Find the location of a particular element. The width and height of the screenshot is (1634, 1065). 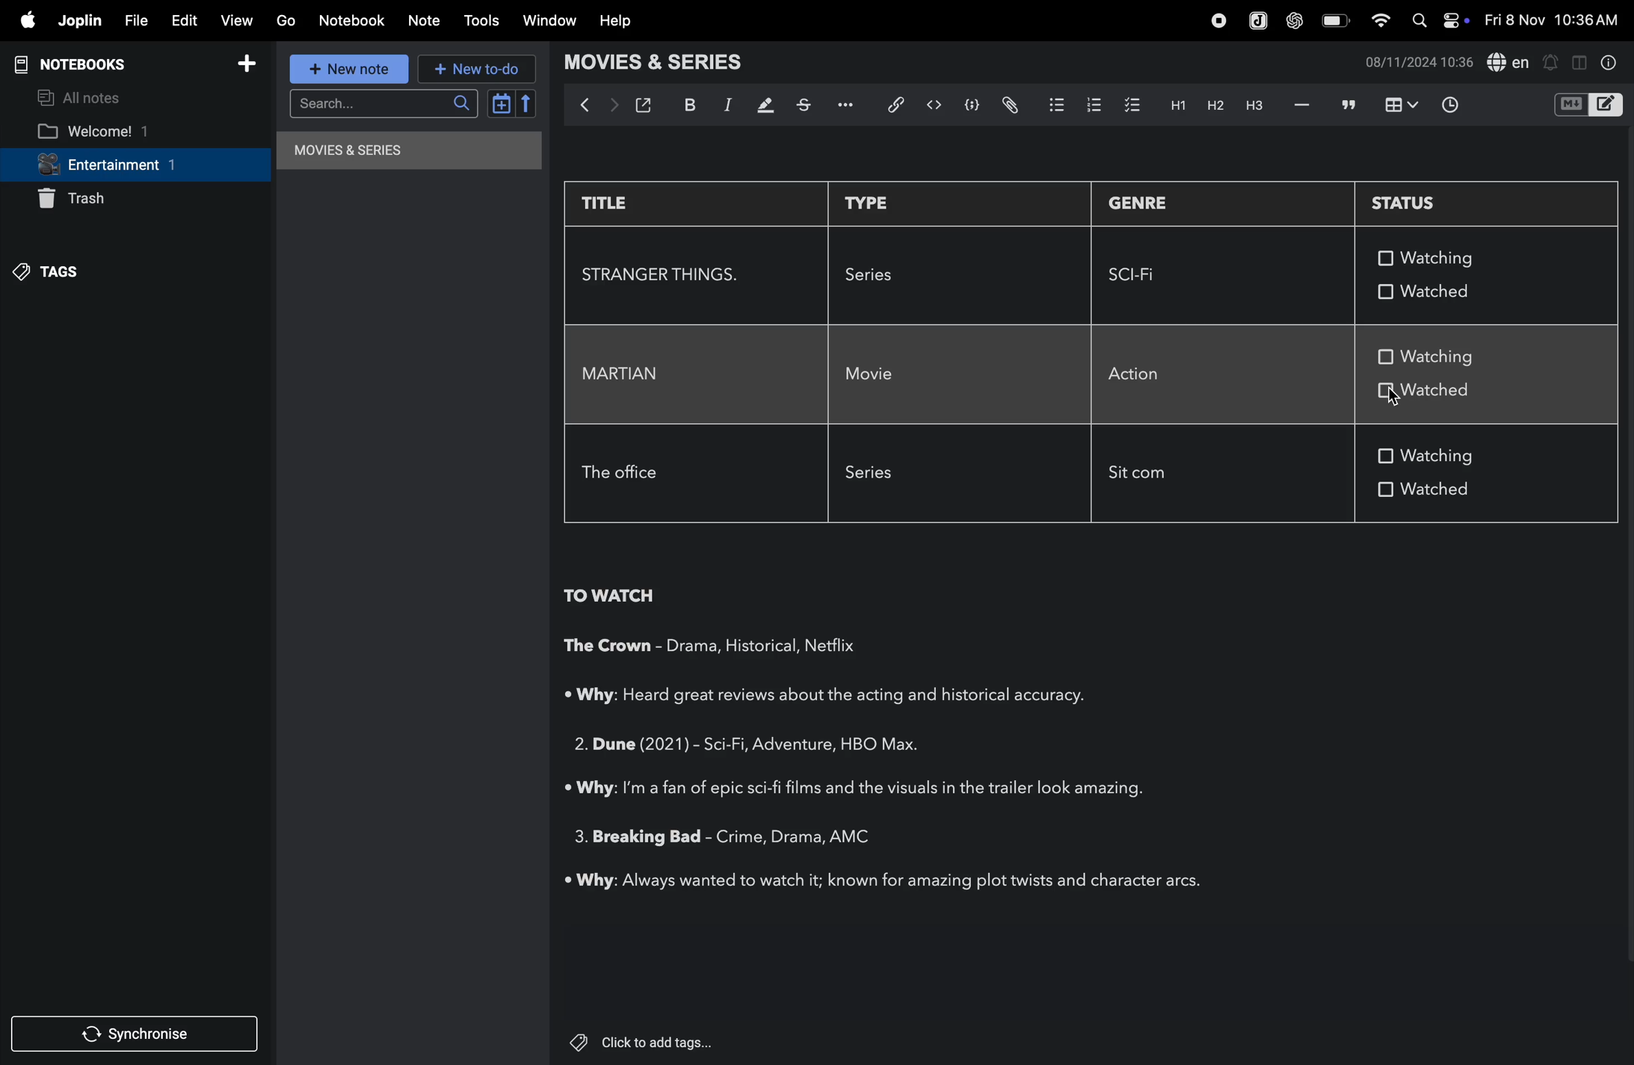

watched is located at coordinates (1455, 393).